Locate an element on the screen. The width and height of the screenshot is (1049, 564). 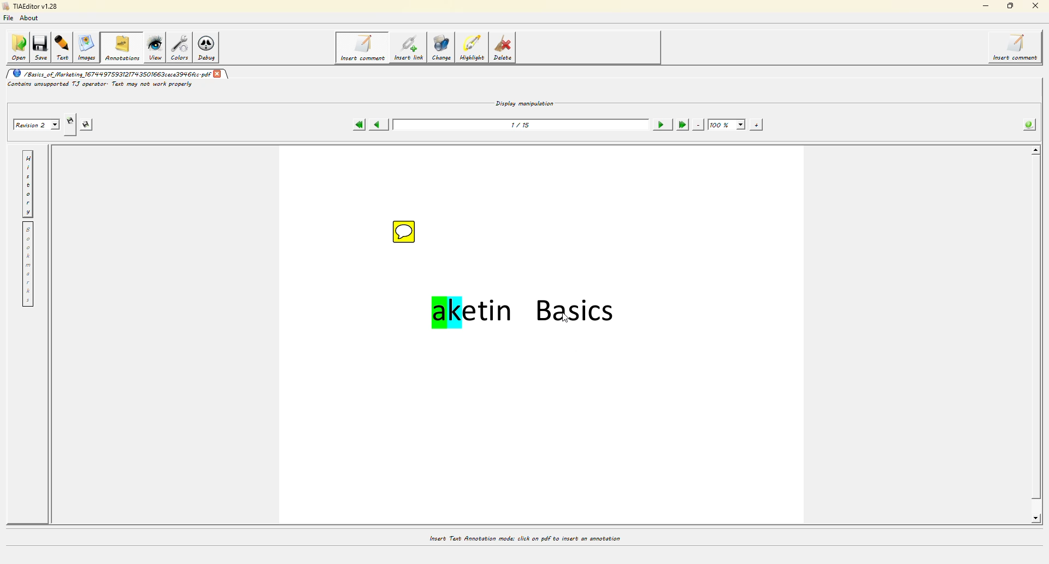
Revision 2 is located at coordinates (35, 124).